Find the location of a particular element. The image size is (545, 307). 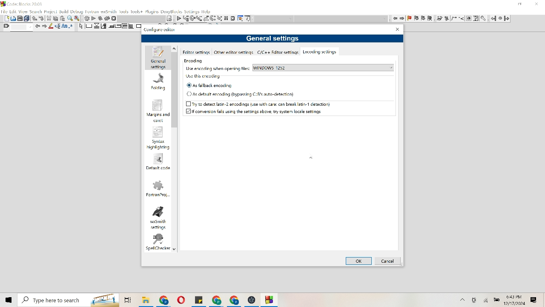

Pause is located at coordinates (226, 19).